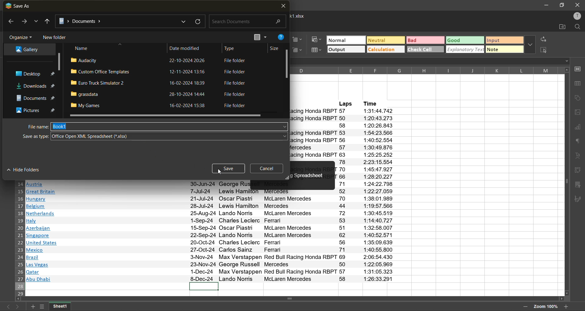  Describe the element at coordinates (562, 299) in the screenshot. I see `move right` at that location.